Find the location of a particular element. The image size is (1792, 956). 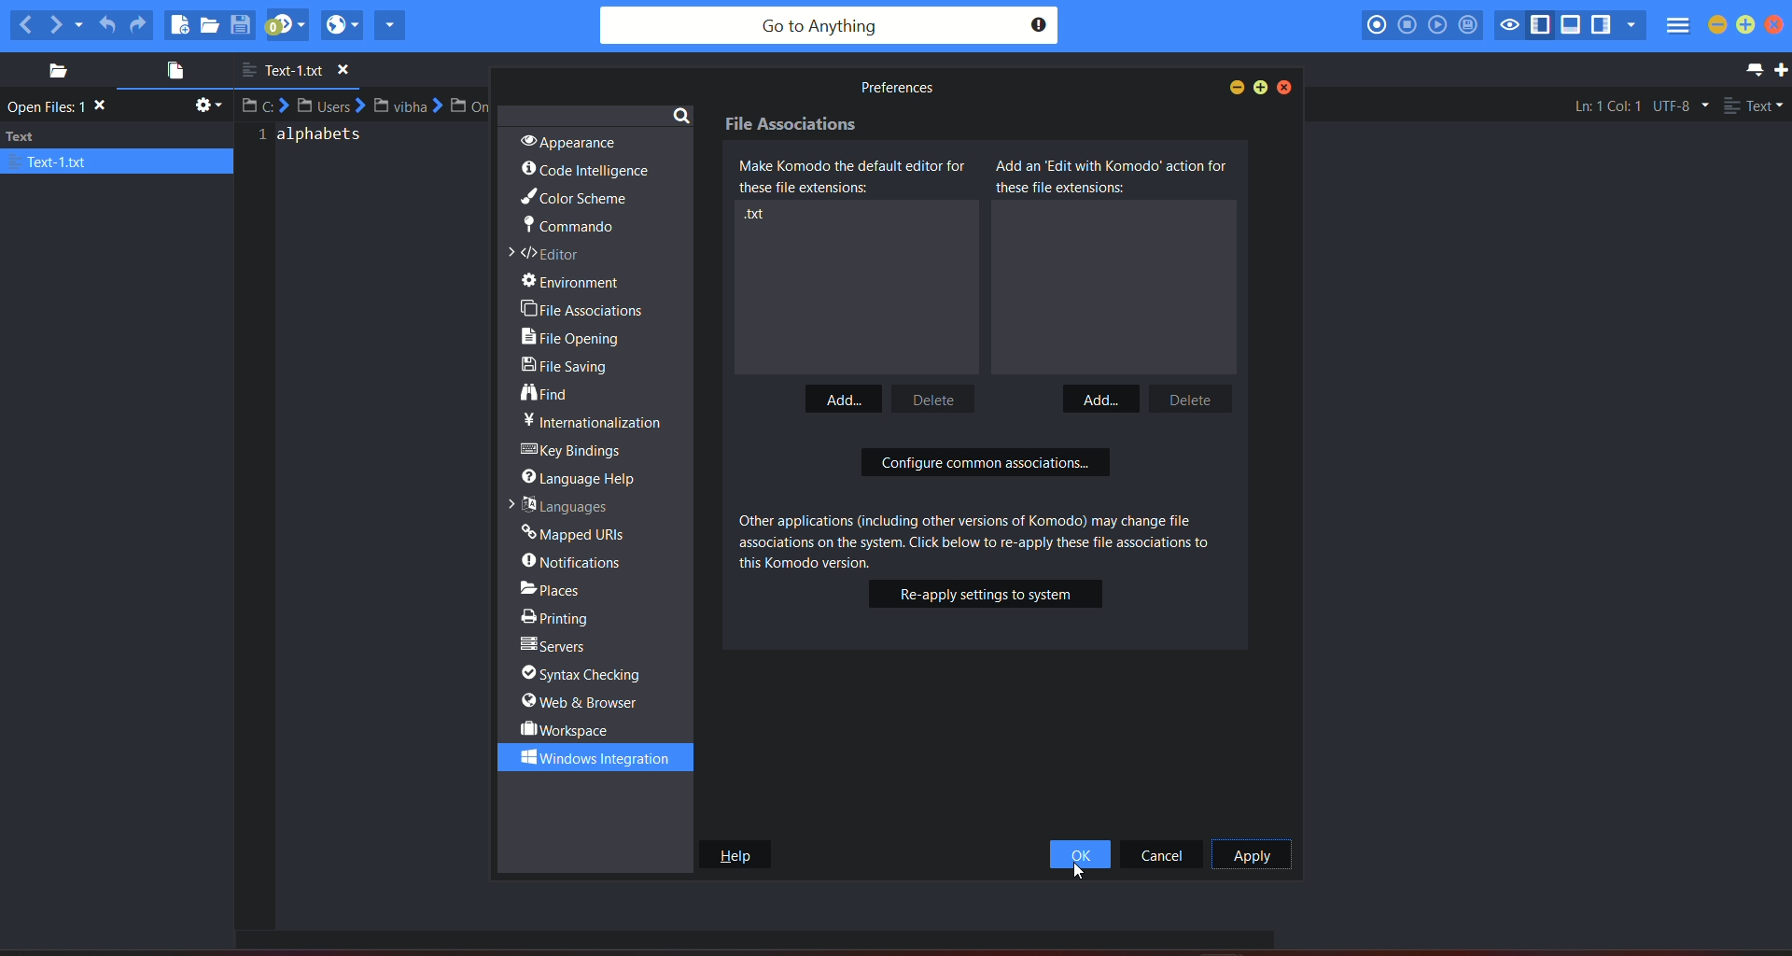

maximize is located at coordinates (1262, 87).